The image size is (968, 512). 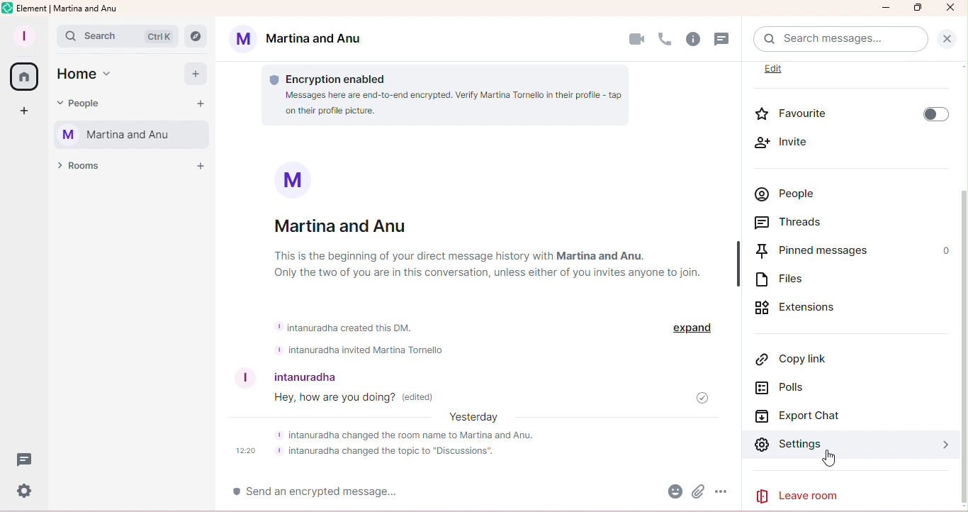 What do you see at coordinates (285, 179) in the screenshot?
I see `Information` at bounding box center [285, 179].